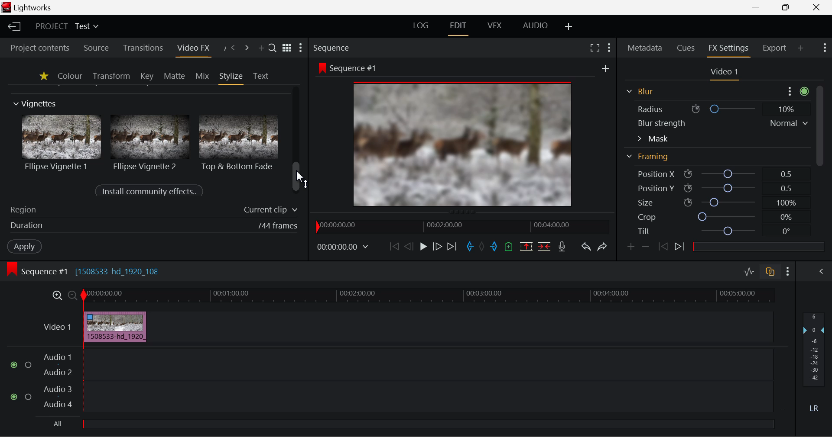 Image resolution: width=832 pixels, height=437 pixels. I want to click on AUDIO Layout, so click(535, 26).